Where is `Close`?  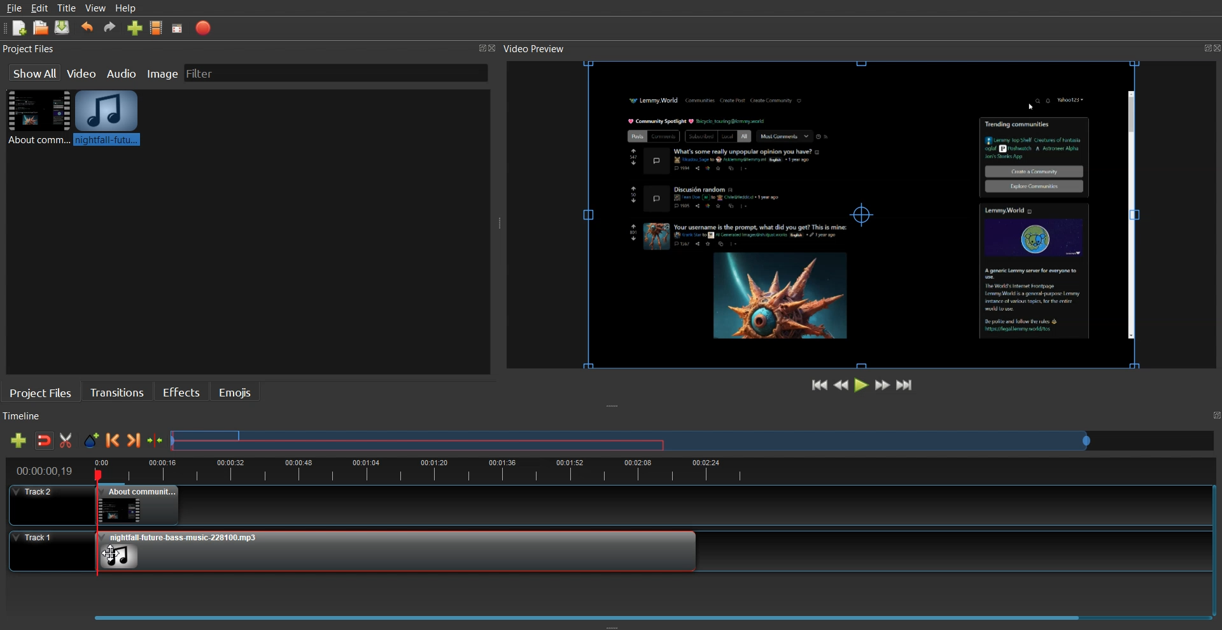
Close is located at coordinates (496, 49).